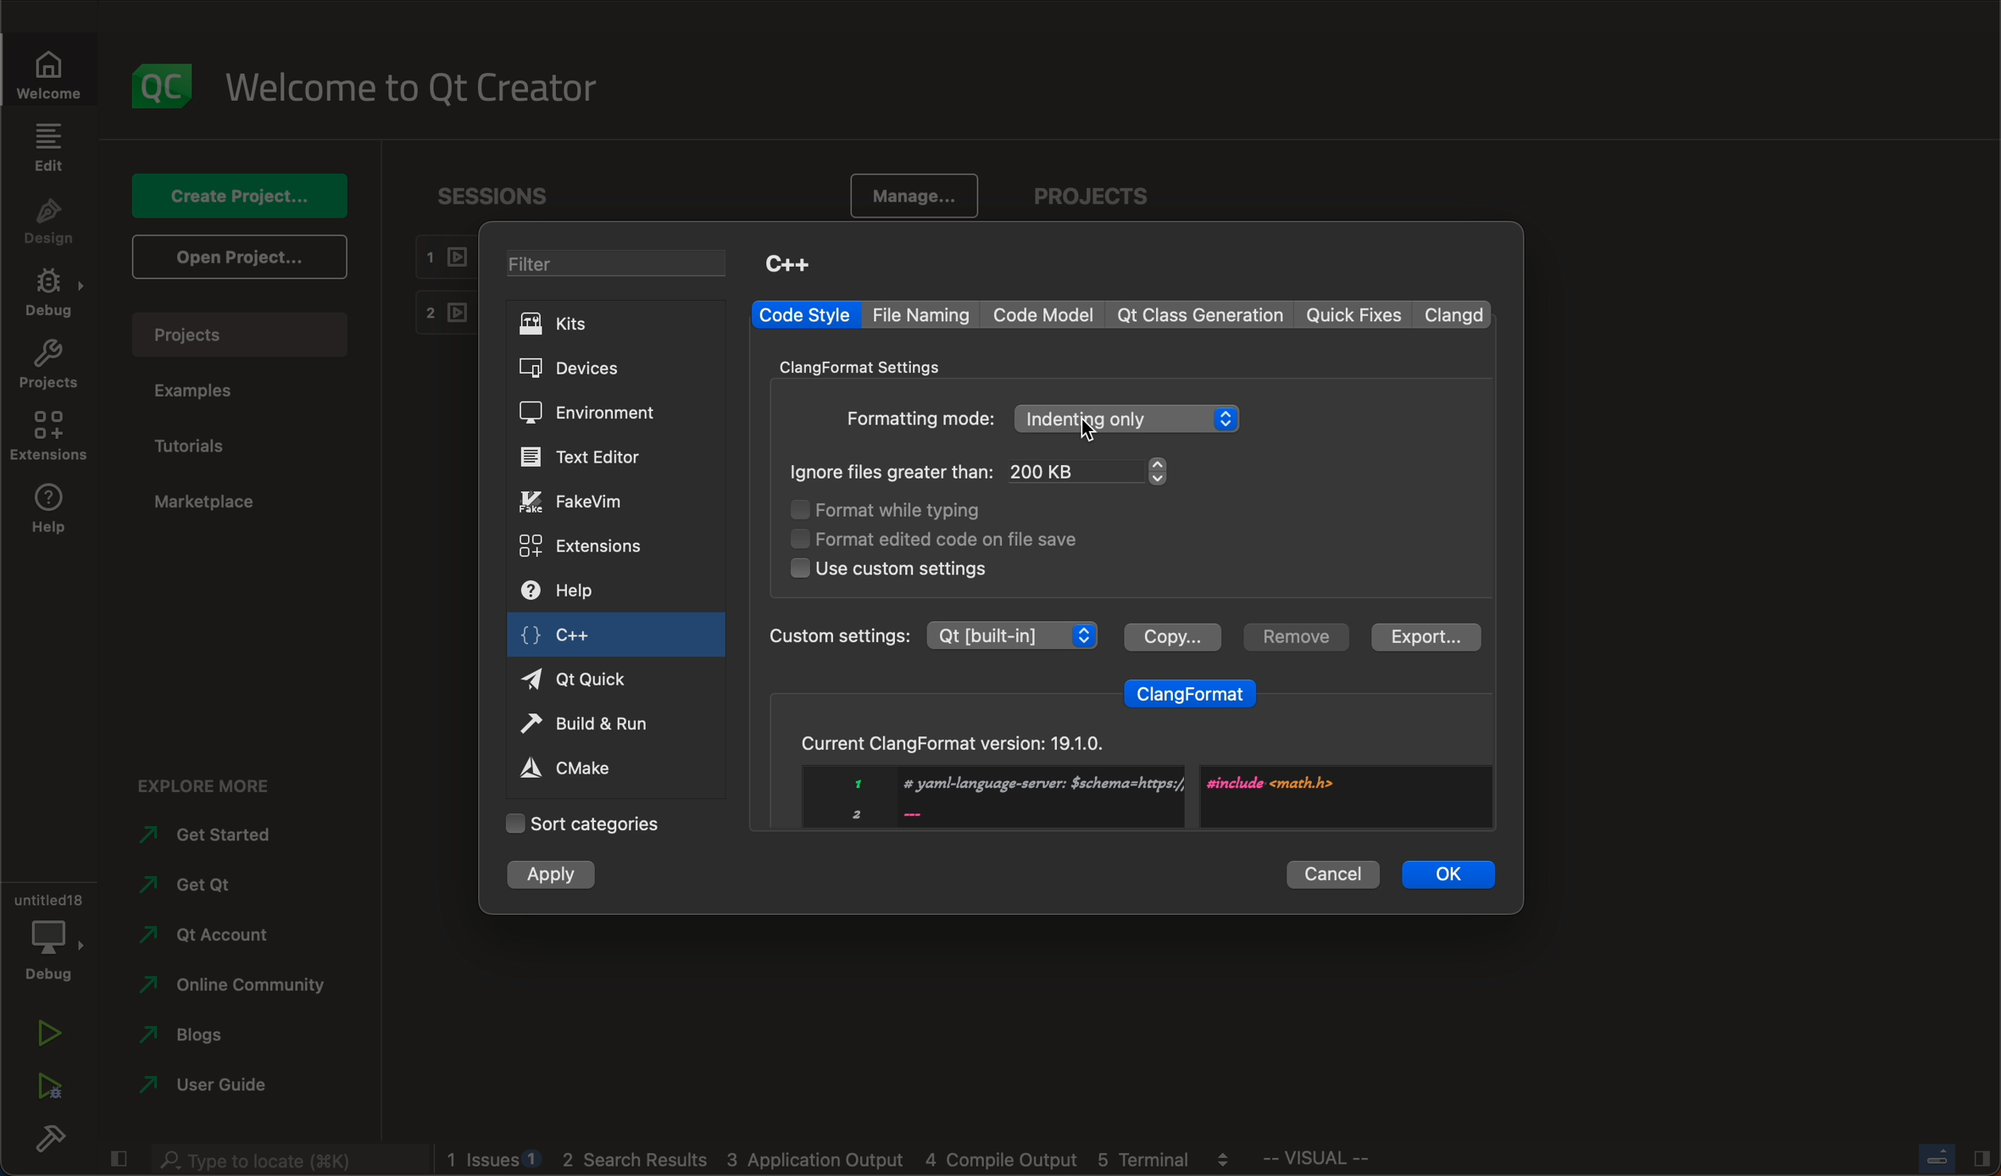 Image resolution: width=2001 pixels, height=1176 pixels. What do you see at coordinates (236, 256) in the screenshot?
I see `open` at bounding box center [236, 256].